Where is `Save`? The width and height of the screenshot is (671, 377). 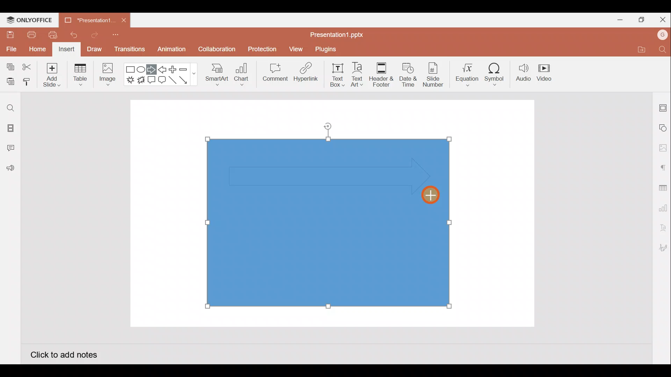
Save is located at coordinates (9, 34).